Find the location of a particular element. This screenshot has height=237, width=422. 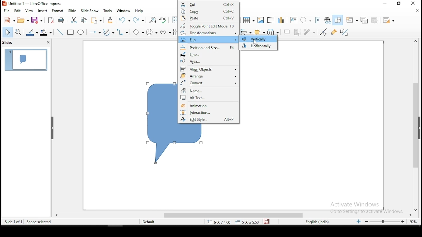

scroll bar is located at coordinates (415, 124).